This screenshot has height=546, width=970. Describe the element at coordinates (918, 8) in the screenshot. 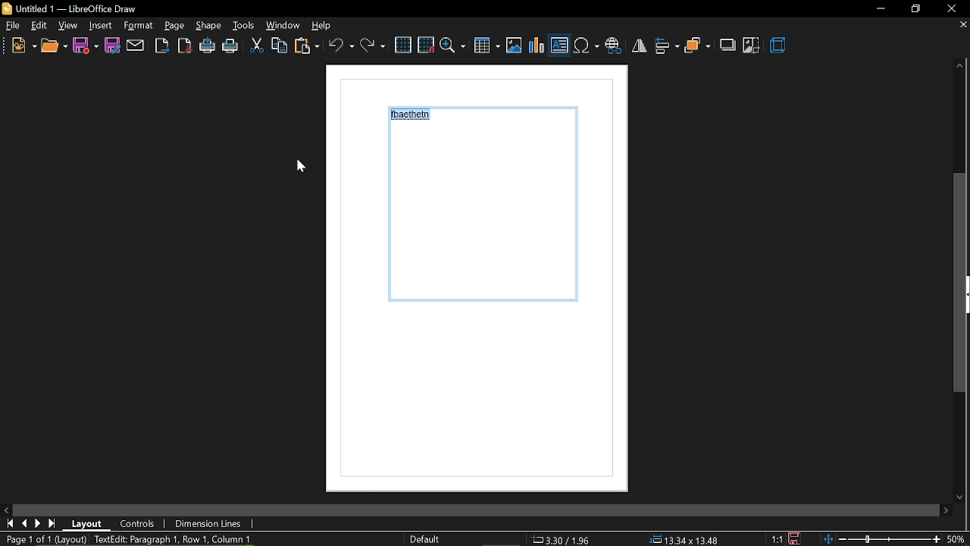

I see `restore down` at that location.